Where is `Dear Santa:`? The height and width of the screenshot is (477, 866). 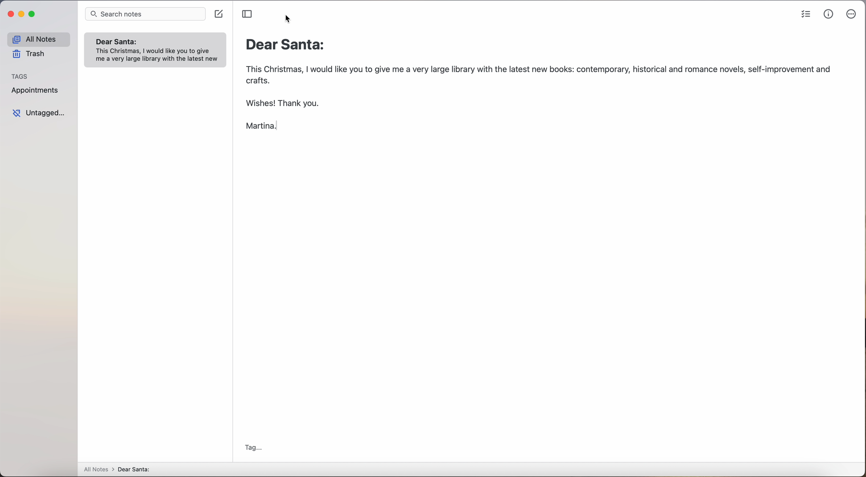 Dear Santa: is located at coordinates (289, 45).